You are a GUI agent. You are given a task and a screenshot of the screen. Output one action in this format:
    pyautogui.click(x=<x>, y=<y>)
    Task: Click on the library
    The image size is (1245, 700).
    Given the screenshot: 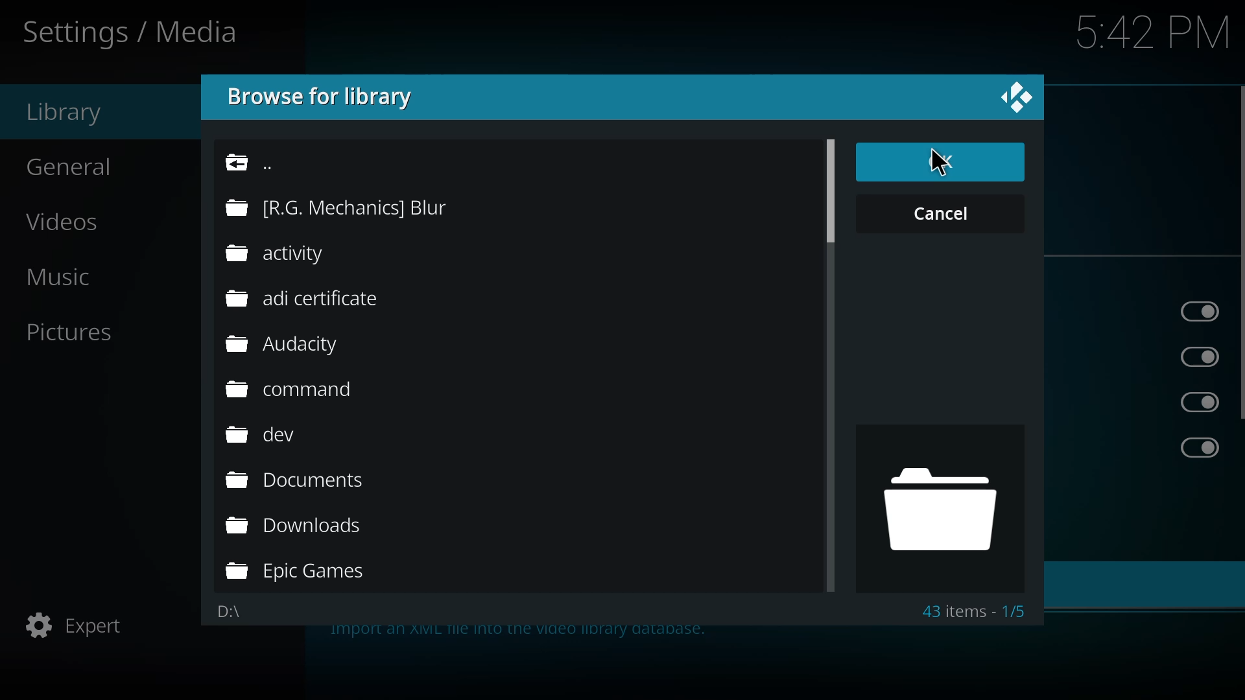 What is the action you would take?
    pyautogui.click(x=69, y=112)
    